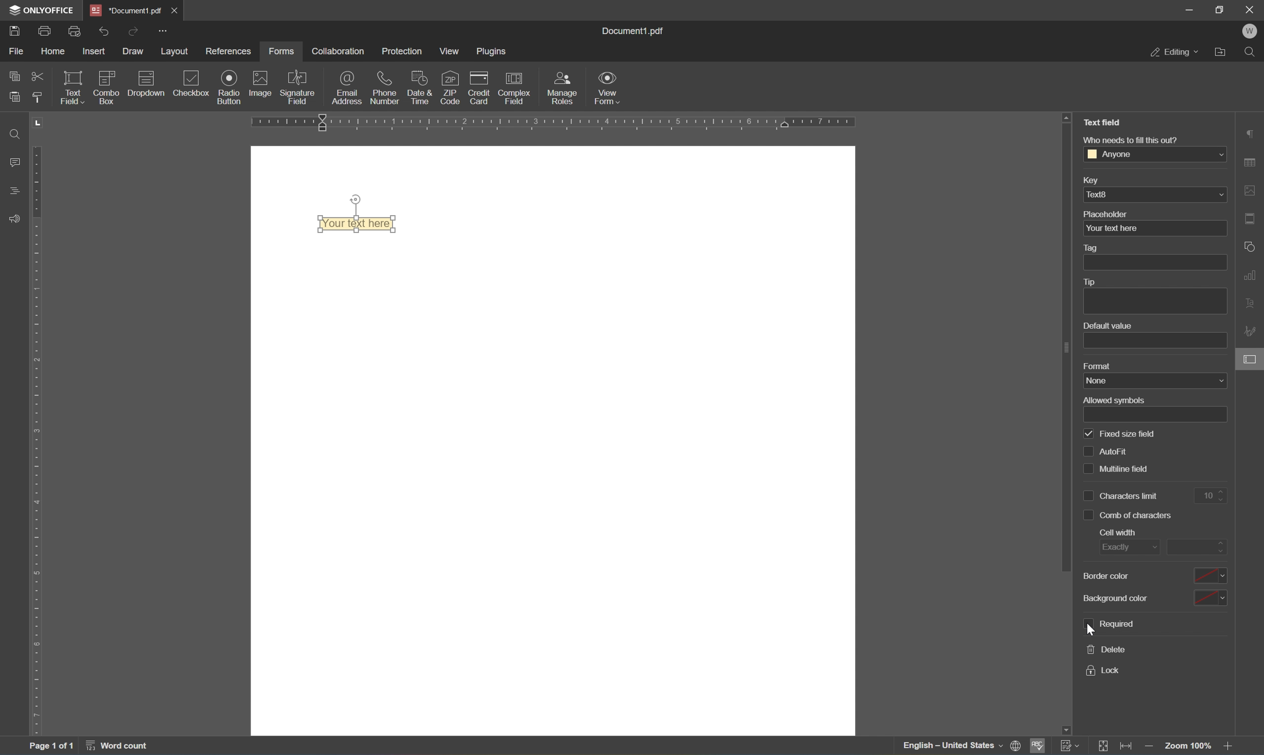 The image size is (1264, 755). Describe the element at coordinates (491, 51) in the screenshot. I see `plugins` at that location.